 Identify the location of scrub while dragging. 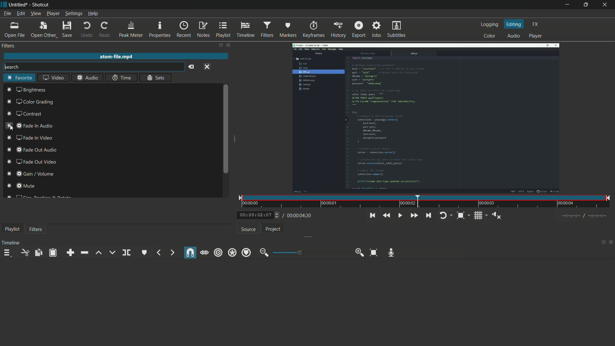
(204, 253).